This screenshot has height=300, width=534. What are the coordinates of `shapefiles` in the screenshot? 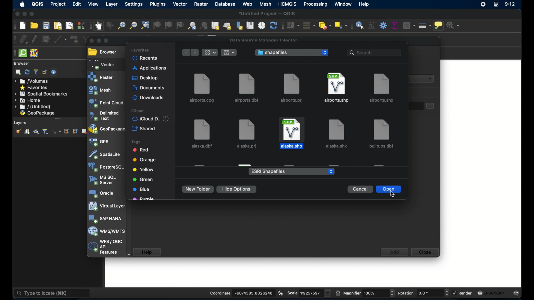 It's located at (272, 52).